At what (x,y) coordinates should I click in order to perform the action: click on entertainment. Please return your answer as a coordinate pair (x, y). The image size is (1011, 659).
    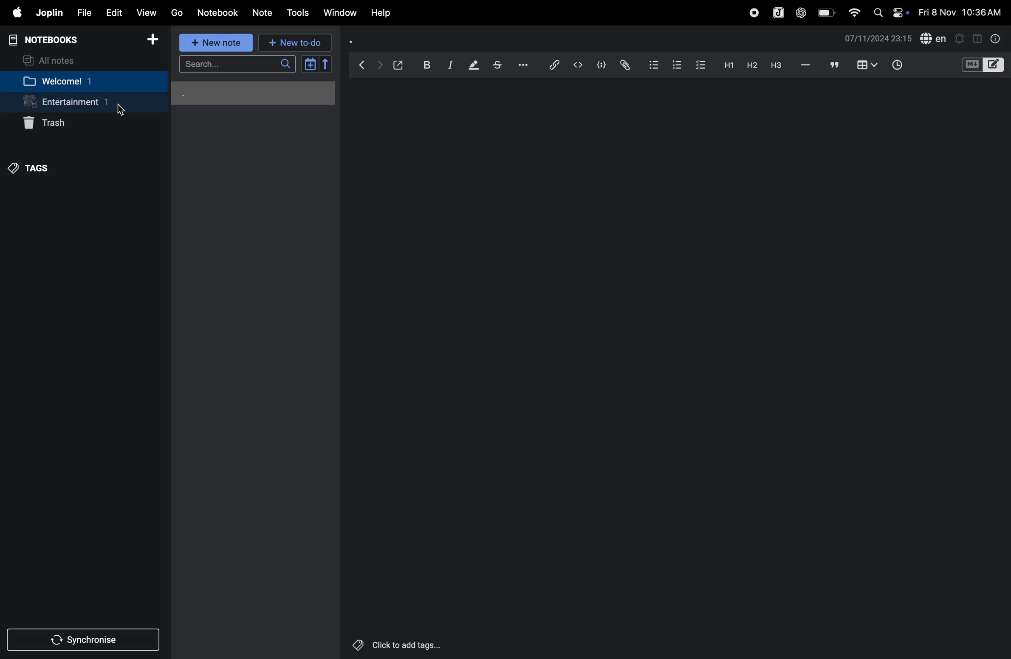
    Looking at the image, I should click on (81, 103).